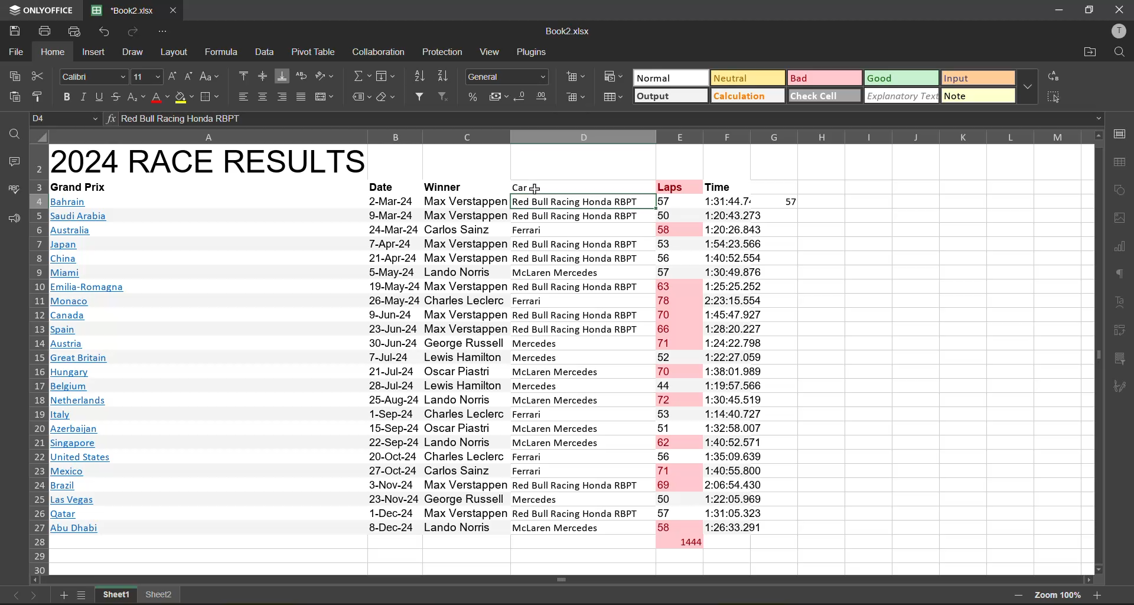  Describe the element at coordinates (955, 382) in the screenshot. I see `Empty cells` at that location.